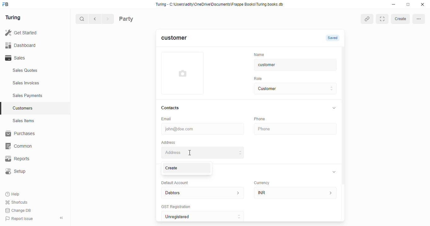 The width and height of the screenshot is (430, 226). What do you see at coordinates (202, 128) in the screenshot?
I see `john@doe.com` at bounding box center [202, 128].